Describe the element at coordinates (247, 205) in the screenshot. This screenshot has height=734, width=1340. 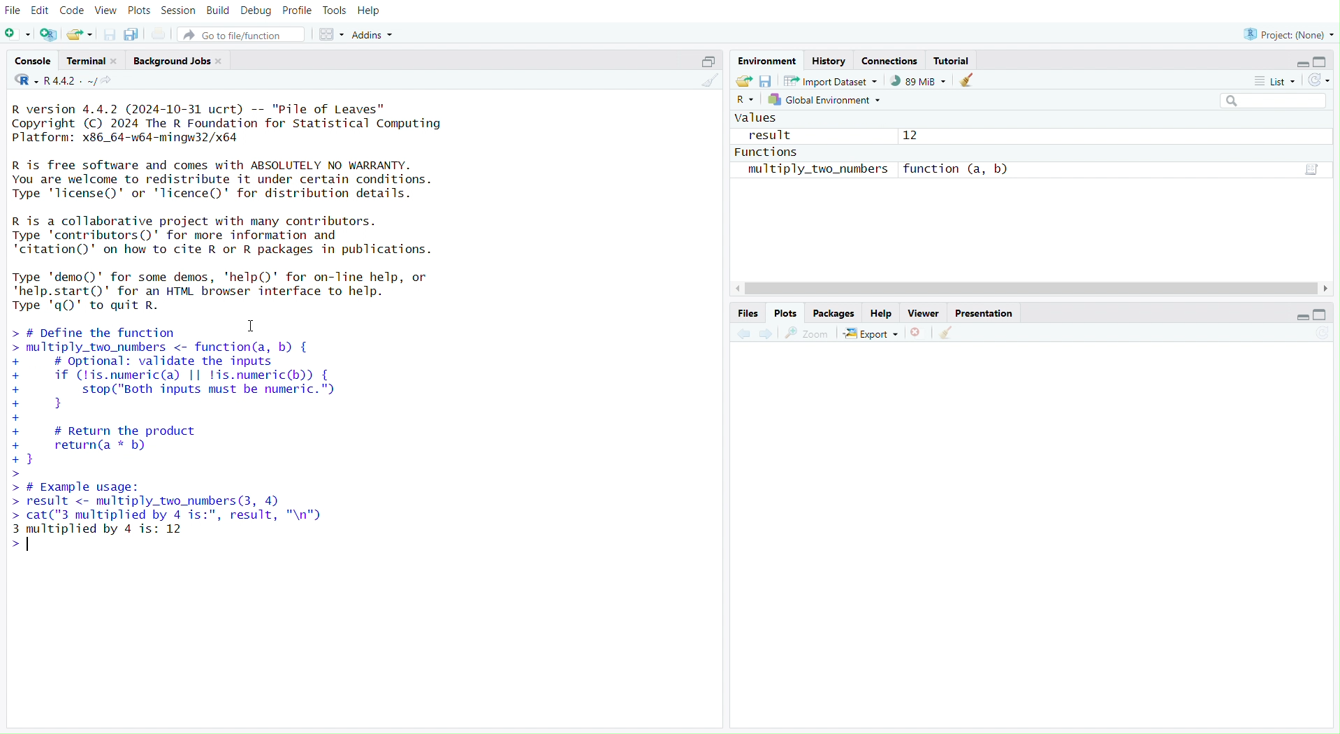
I see `R version 4.4.2 (2024-10-31 ucrt) -- "Pile of Leaves”
Copyright (C) 2024 The R Foundation for Statistical Computing
Platform: x86_64-w64-mingw32/x64

R is free software and comes with ABSOLUTELY NO WARRANTY.
You are welcome to redistribute it under certain conditions.
Type 'license()' or 'licence()' for distribution details.

R is a collaborative project with many contributors.

Type 'contributors()' for more information and

‘citation()' on how to cite R or R packages in publications.
Type 'demo()' for some demos, 'help()' for on-line help, or
'help.start()' for an HTML browser interface to help.

Type 'qQ)' to quit R.

NY I` at that location.